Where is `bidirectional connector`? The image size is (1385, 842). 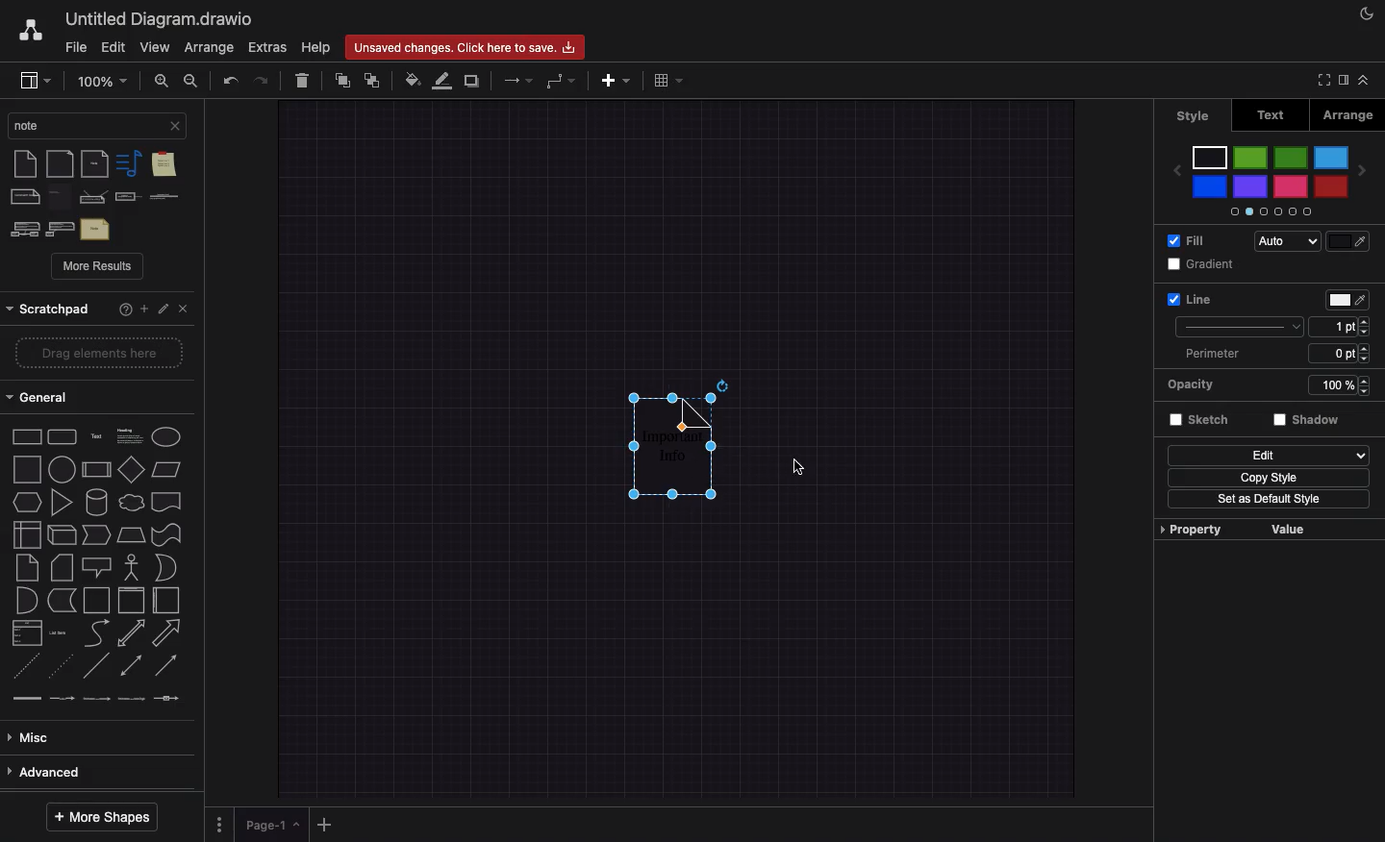
bidirectional connector is located at coordinates (132, 668).